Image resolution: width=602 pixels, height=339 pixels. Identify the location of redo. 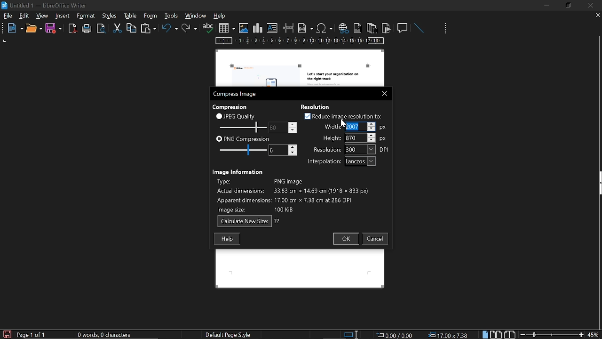
(190, 28).